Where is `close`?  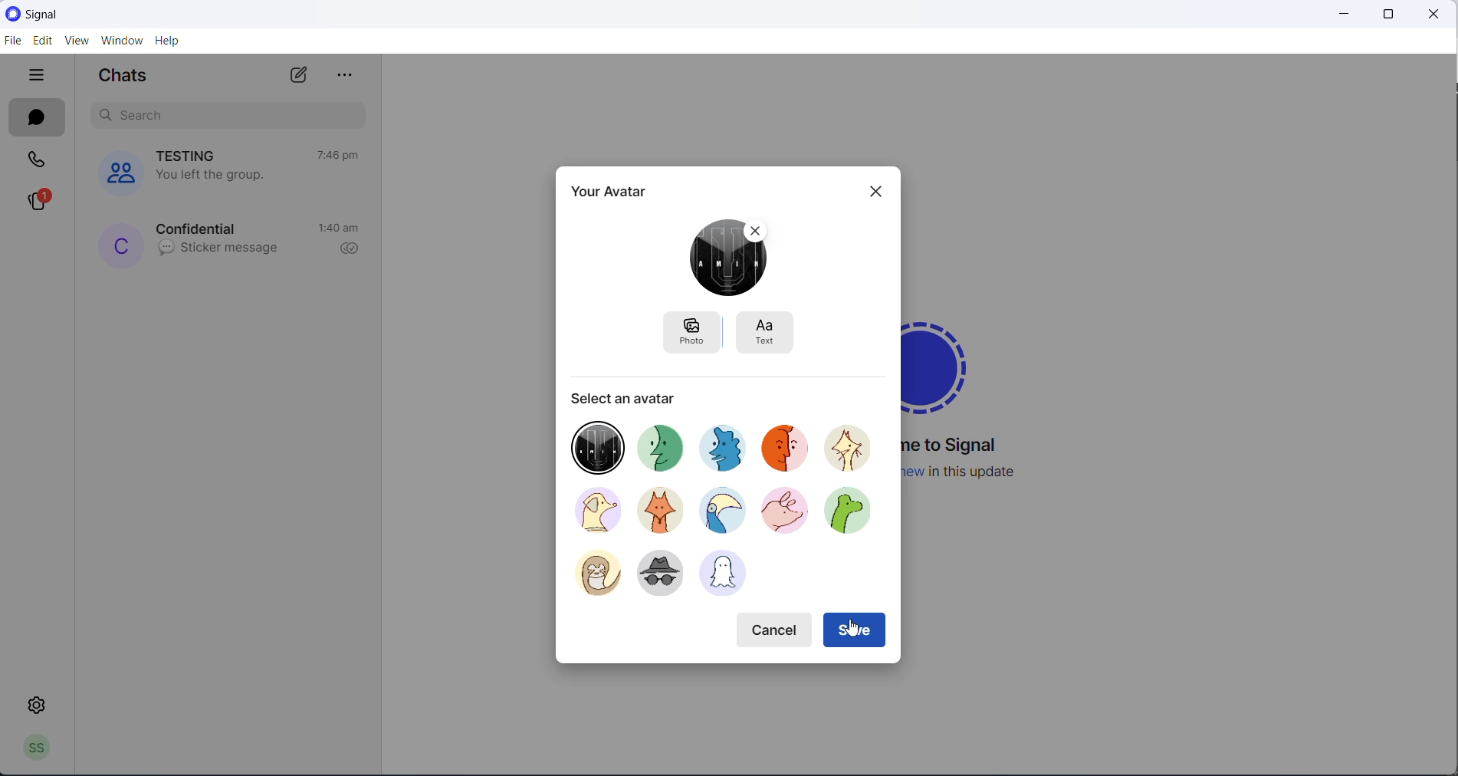
close is located at coordinates (1436, 15).